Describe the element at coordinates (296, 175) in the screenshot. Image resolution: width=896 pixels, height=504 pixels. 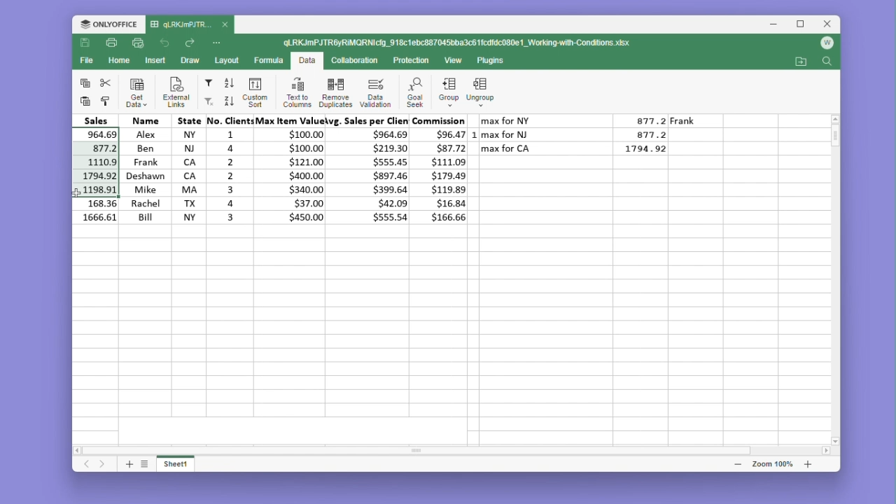
I see `Data` at that location.